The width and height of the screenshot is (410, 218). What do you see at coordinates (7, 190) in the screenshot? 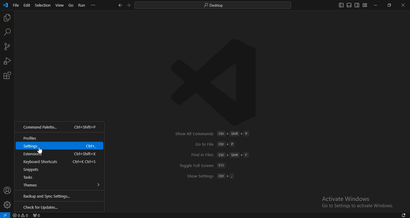
I see `accounts` at bounding box center [7, 190].